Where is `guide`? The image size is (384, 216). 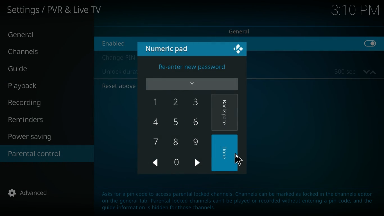
guide is located at coordinates (35, 69).